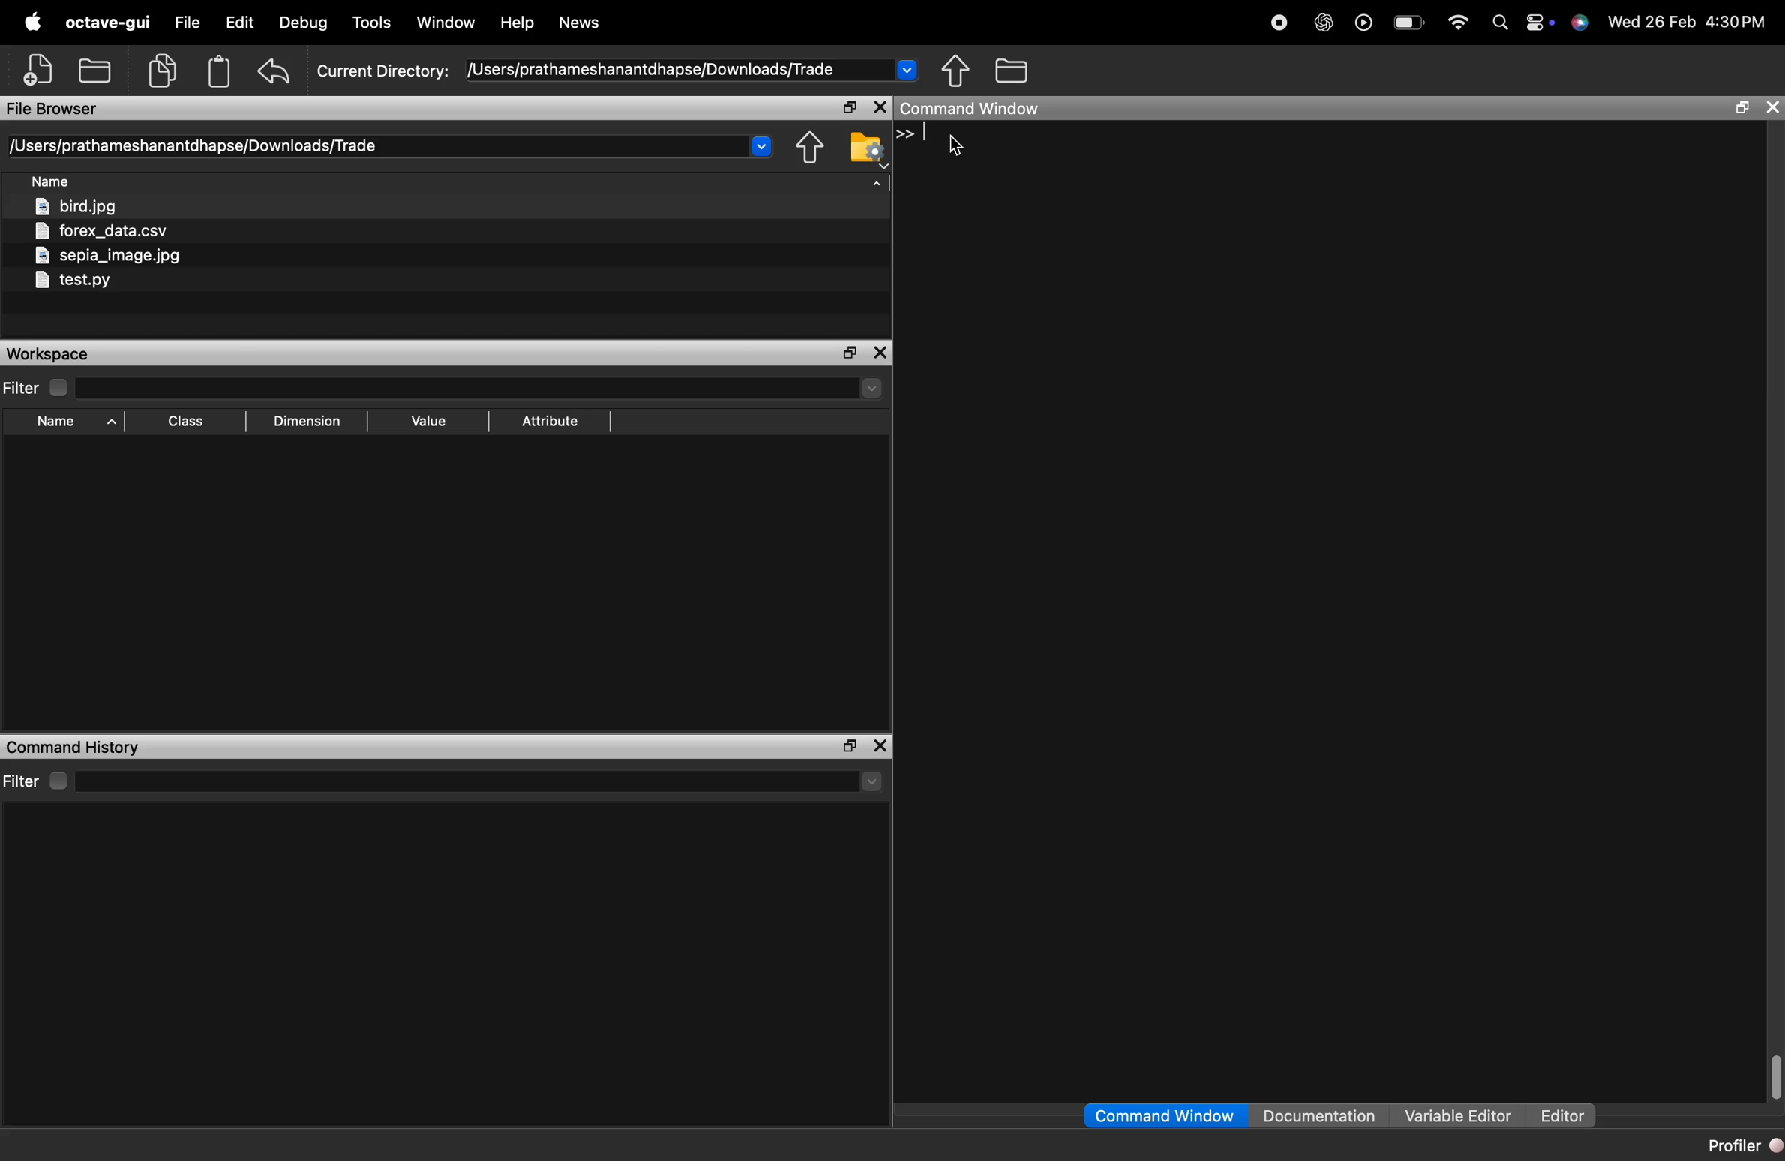 This screenshot has height=1161, width=1785. What do you see at coordinates (40, 66) in the screenshot?
I see `add file` at bounding box center [40, 66].